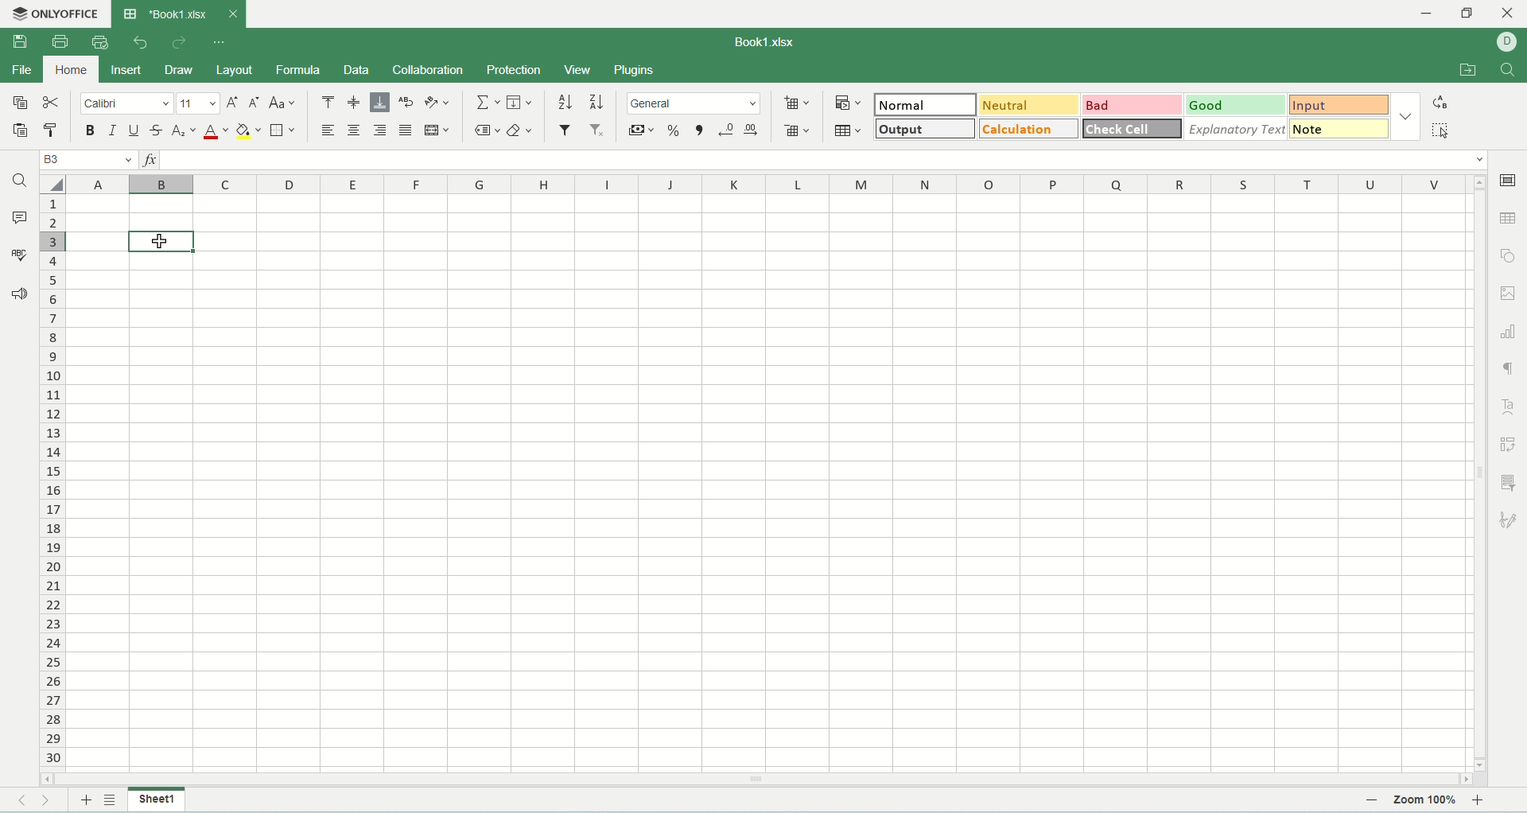  I want to click on table setting, so click(1510, 217).